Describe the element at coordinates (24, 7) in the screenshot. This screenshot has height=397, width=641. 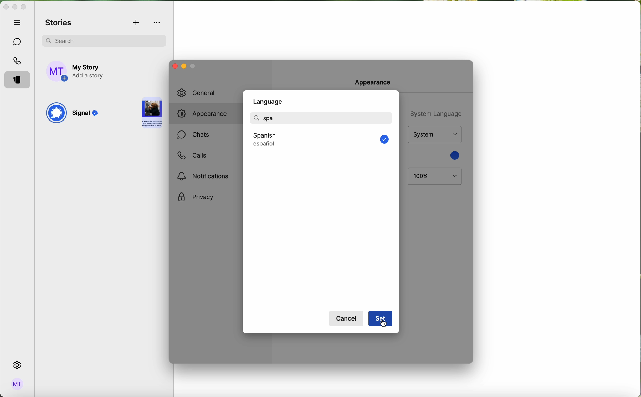
I see `maximize` at that location.